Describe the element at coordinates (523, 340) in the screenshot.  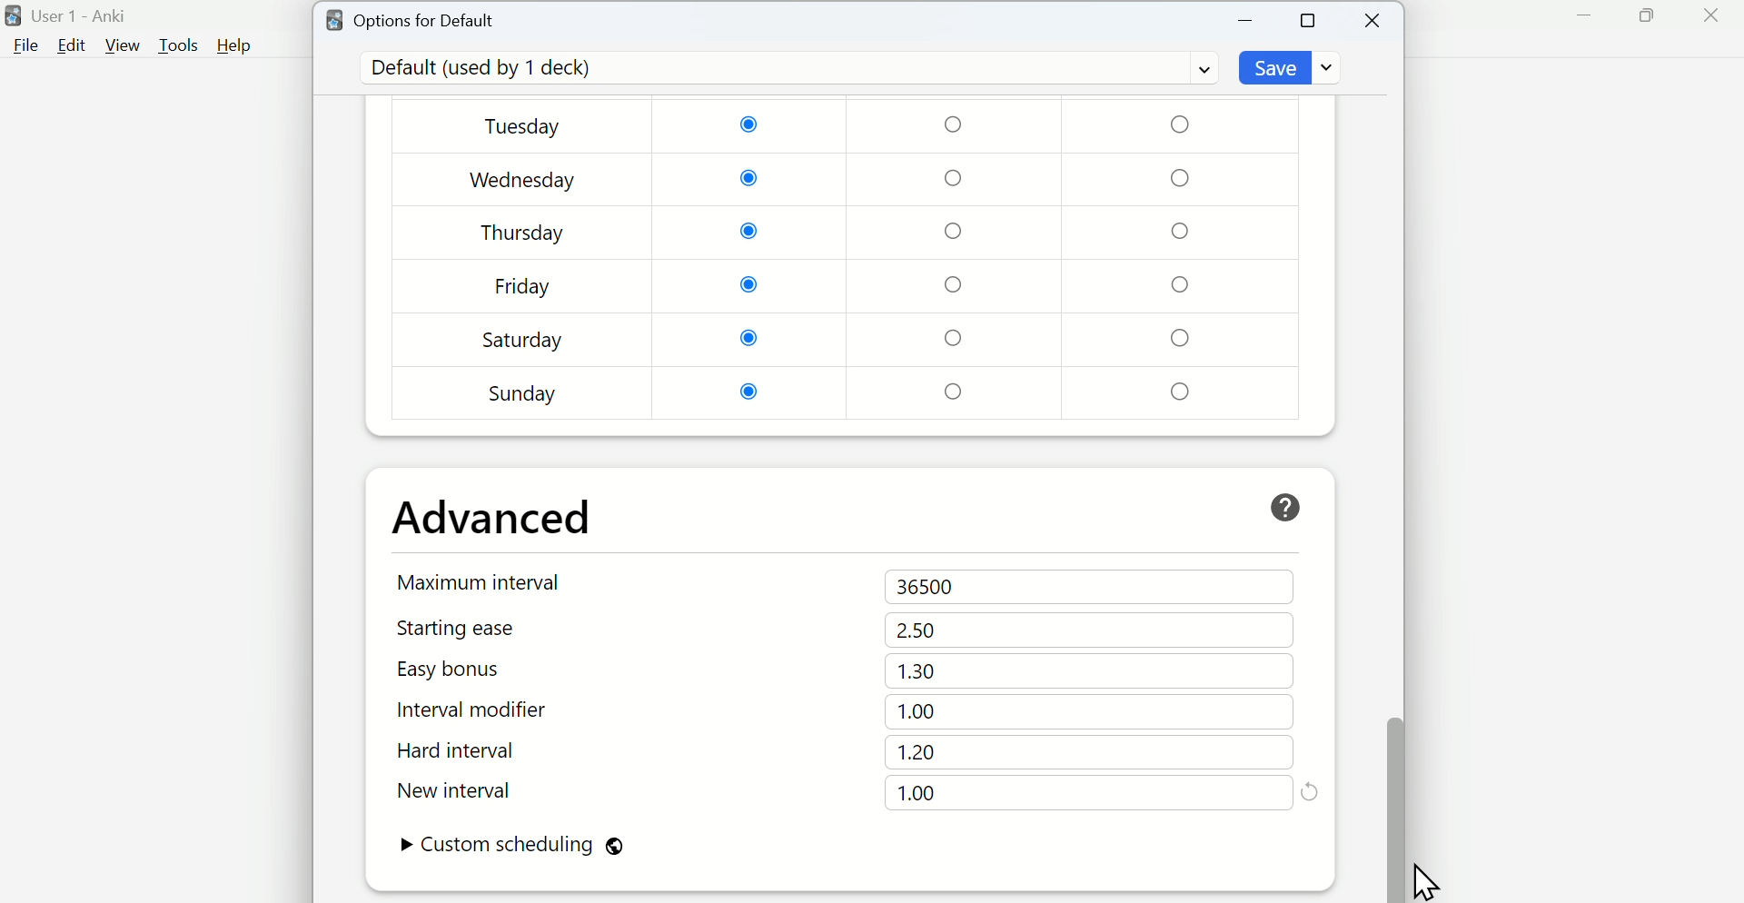
I see `Saturday` at that location.